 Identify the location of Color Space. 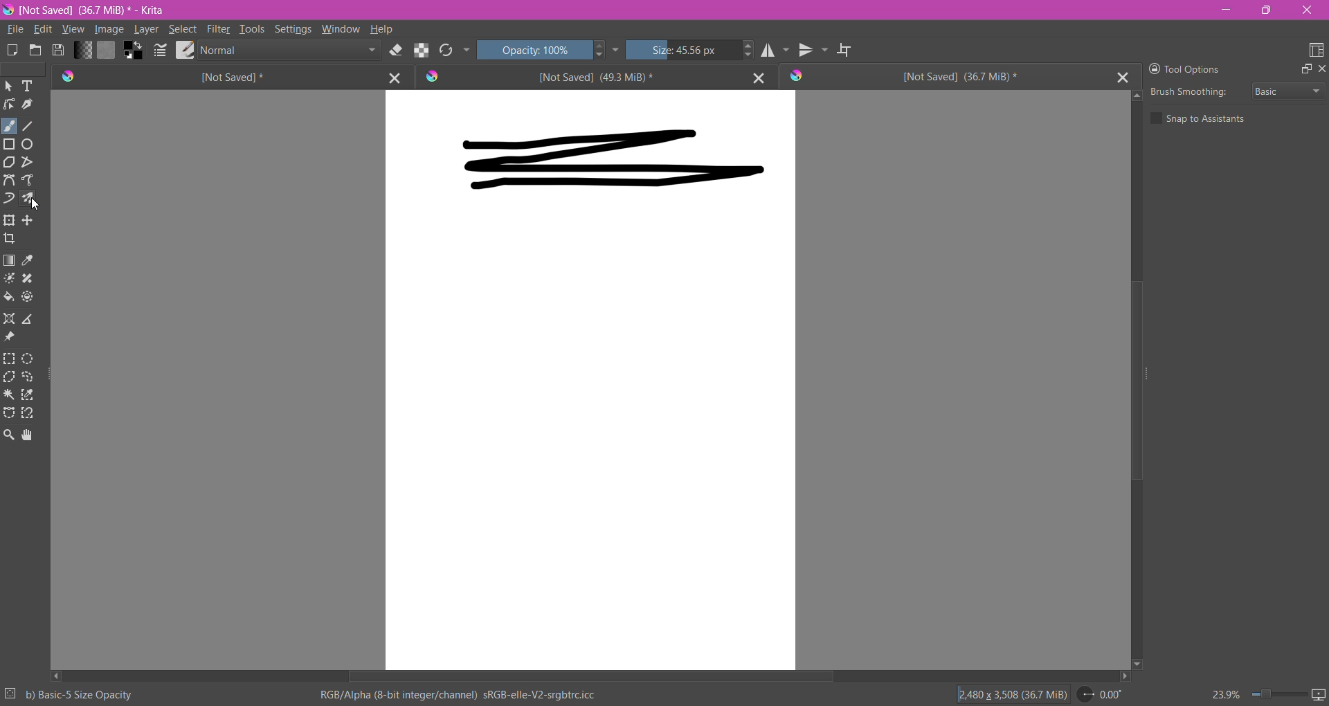
(458, 695).